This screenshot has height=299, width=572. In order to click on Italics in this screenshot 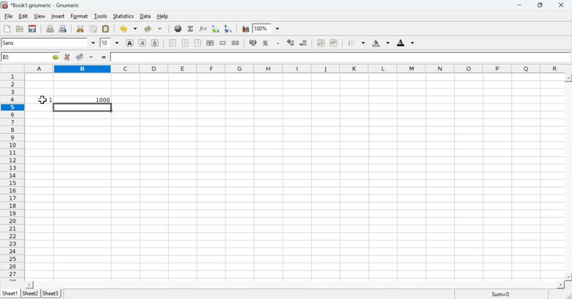, I will do `click(143, 43)`.